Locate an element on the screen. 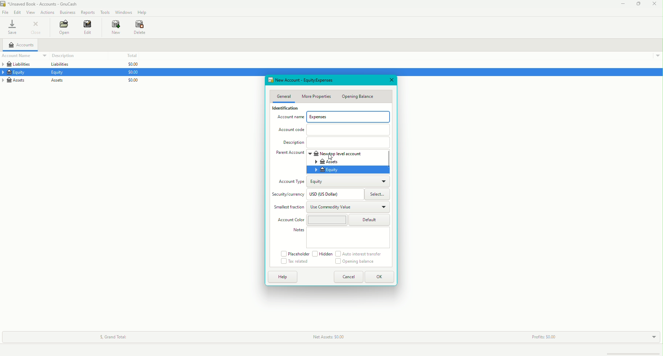 This screenshot has height=356, width=663. Help is located at coordinates (141, 12).